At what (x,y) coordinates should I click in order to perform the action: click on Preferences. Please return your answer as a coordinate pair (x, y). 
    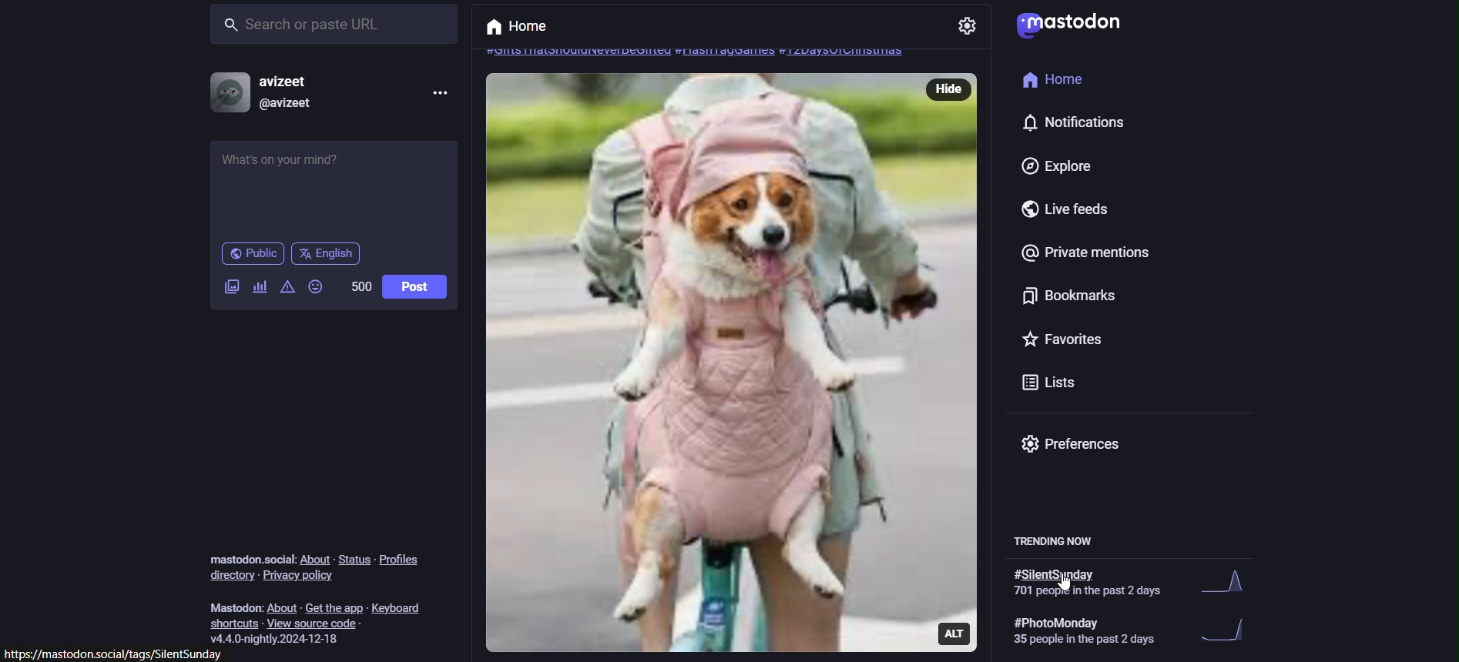
    Looking at the image, I should click on (1075, 443).